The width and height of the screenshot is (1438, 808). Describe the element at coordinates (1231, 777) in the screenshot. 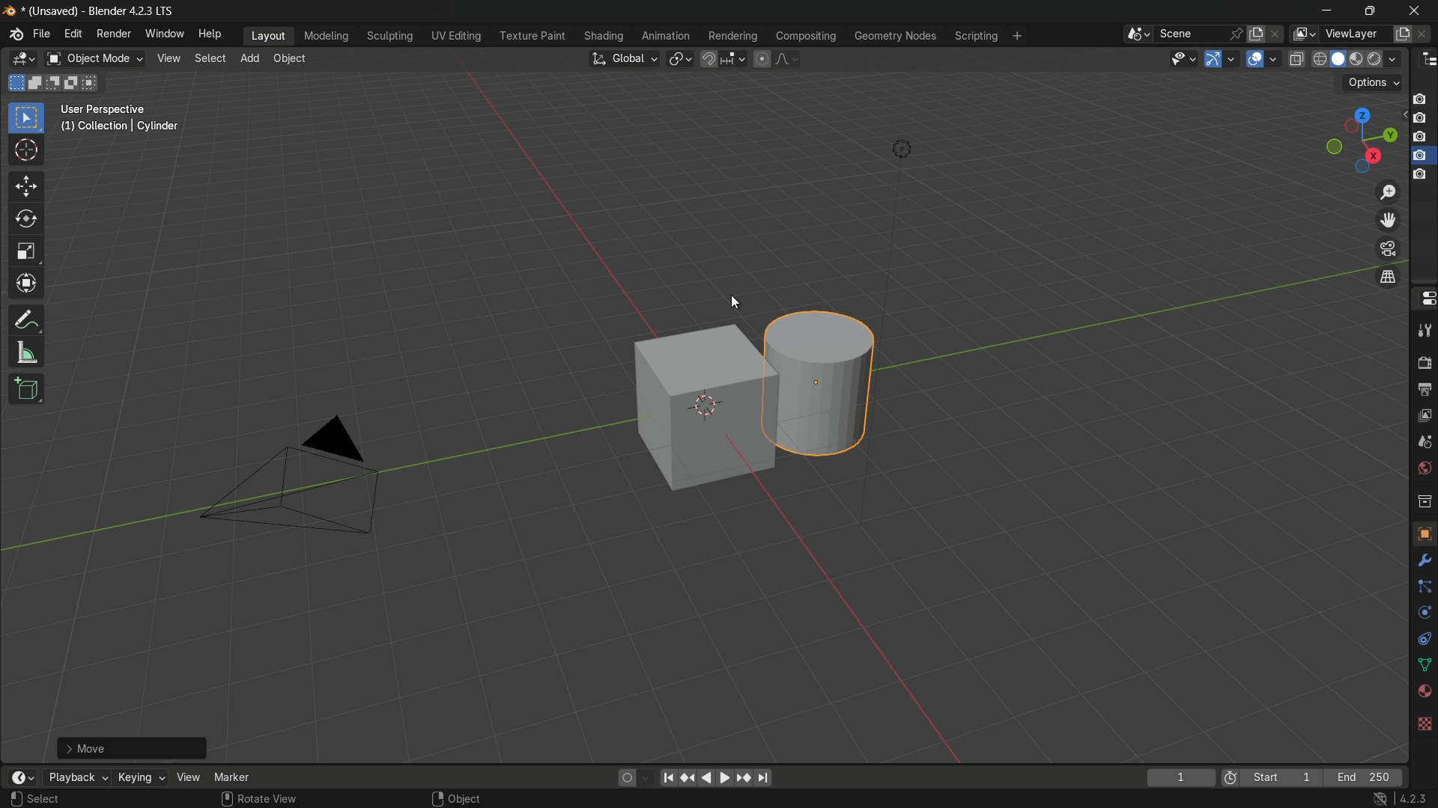

I see `preview range` at that location.